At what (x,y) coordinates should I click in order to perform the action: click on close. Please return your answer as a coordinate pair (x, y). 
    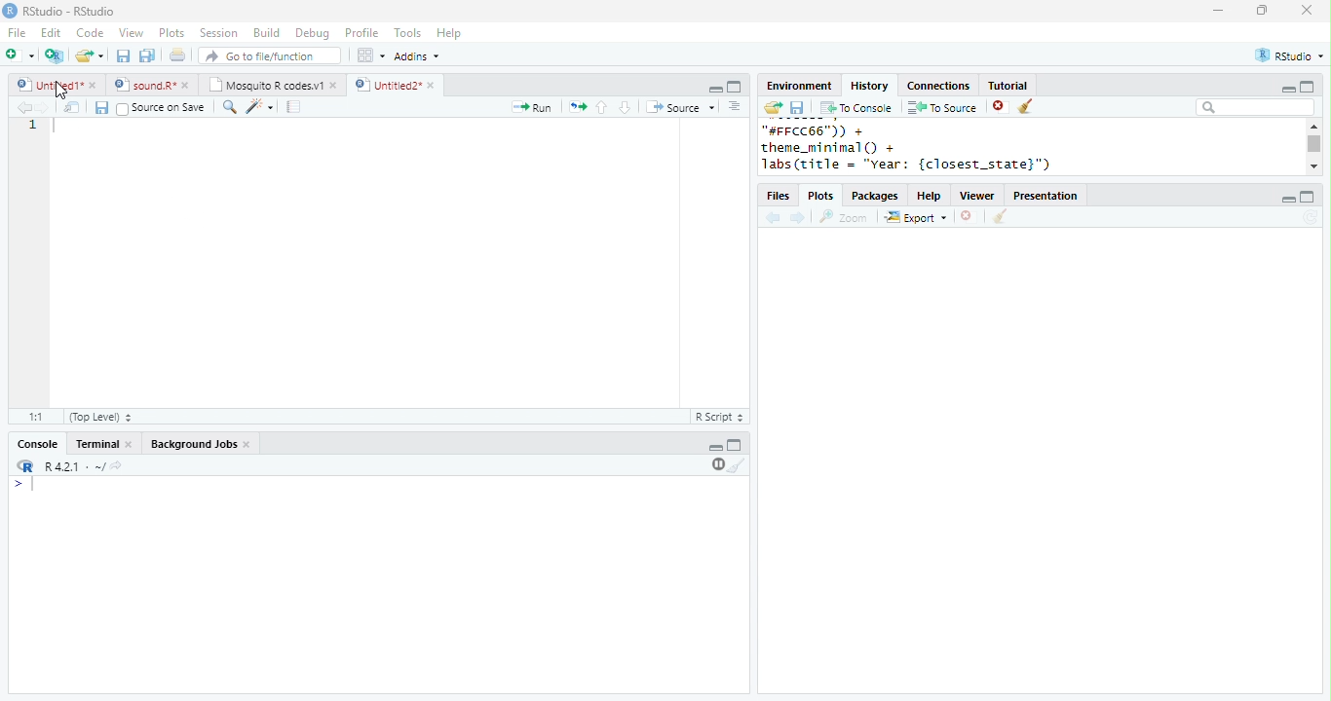
    Looking at the image, I should click on (131, 445).